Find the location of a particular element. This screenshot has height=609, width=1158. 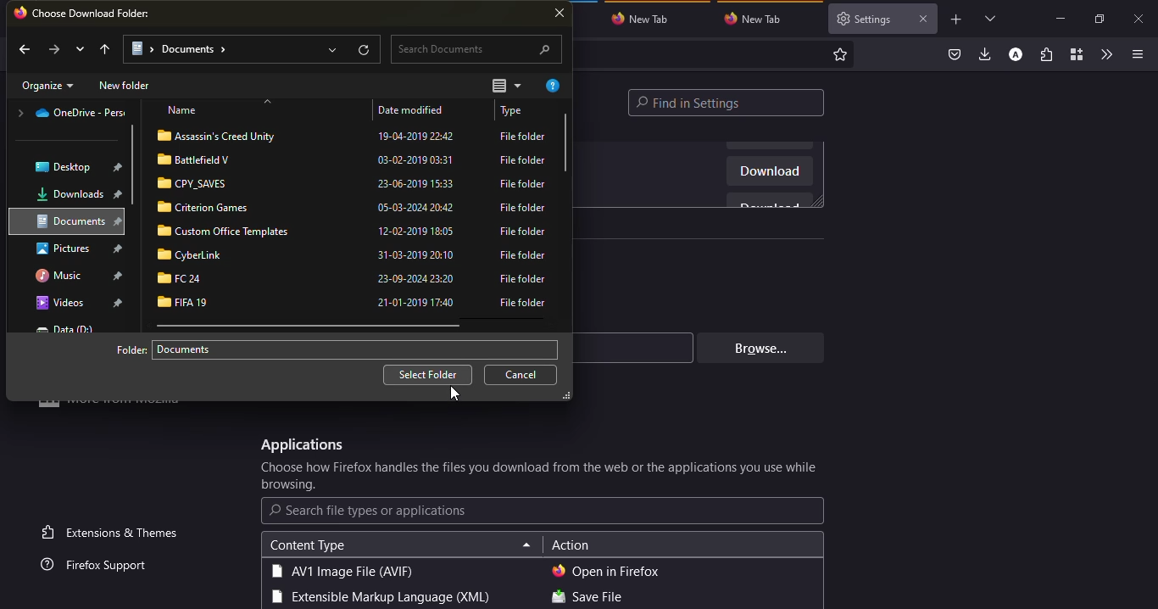

date modified is located at coordinates (416, 304).